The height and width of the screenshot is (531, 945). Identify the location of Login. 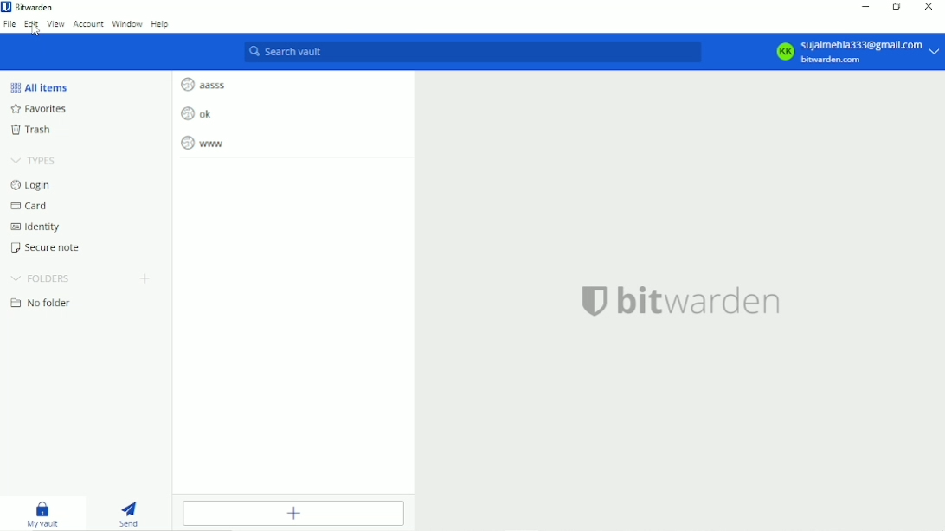
(35, 185).